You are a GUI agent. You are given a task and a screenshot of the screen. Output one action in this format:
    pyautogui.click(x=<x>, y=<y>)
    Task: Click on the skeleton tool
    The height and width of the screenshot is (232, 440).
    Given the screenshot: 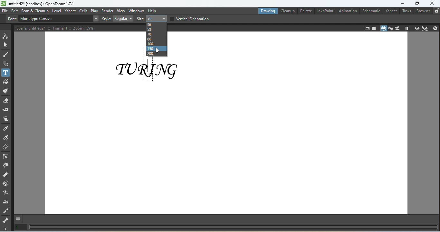 What is the action you would take?
    pyautogui.click(x=5, y=220)
    